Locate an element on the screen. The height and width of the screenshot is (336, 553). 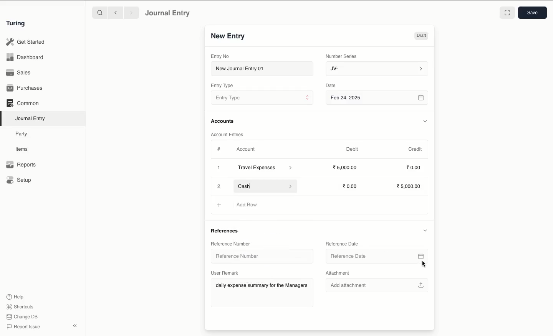
Cash is located at coordinates (263, 186).